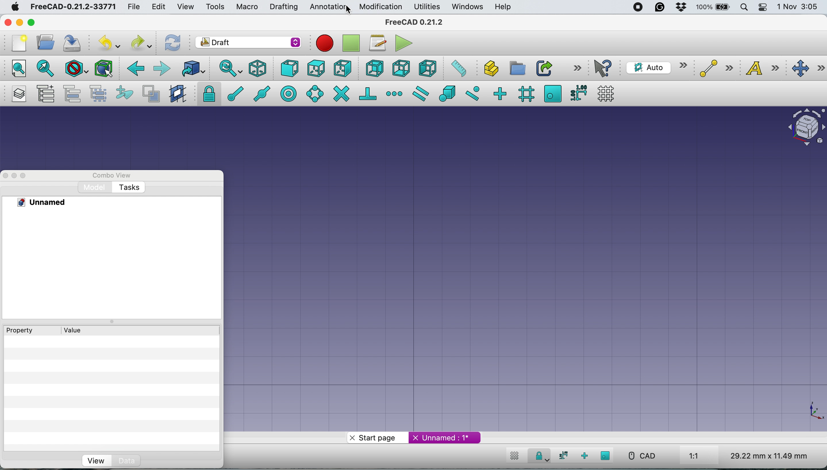 The width and height of the screenshot is (827, 470). Describe the element at coordinates (178, 94) in the screenshot. I see `create working plane proxy` at that location.